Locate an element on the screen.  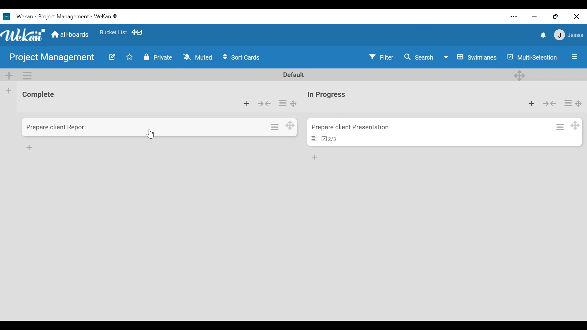
Search is located at coordinates (419, 57).